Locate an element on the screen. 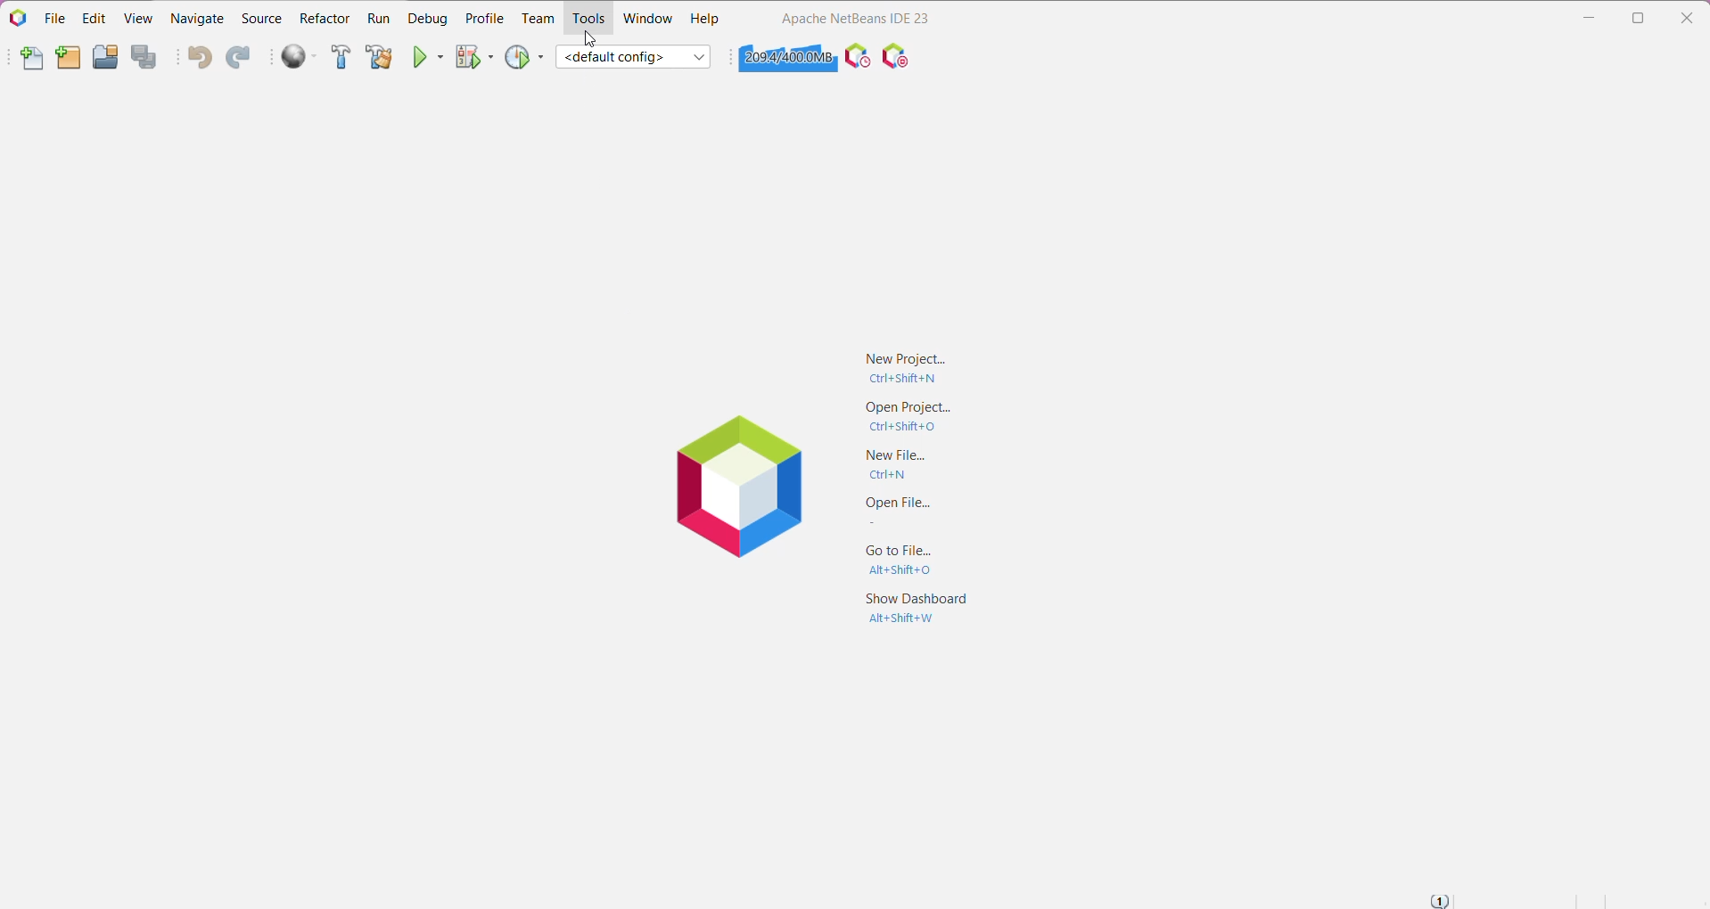  Open Files... is located at coordinates (898, 514).